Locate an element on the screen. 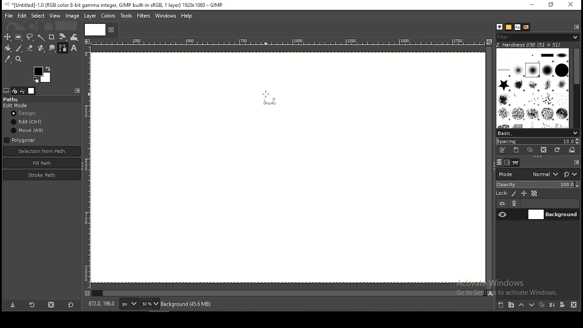  configure this tab is located at coordinates (575, 27).